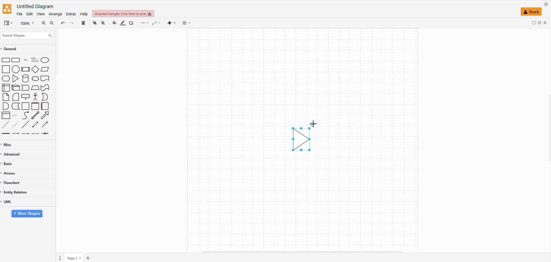  I want to click on format, so click(539, 23).